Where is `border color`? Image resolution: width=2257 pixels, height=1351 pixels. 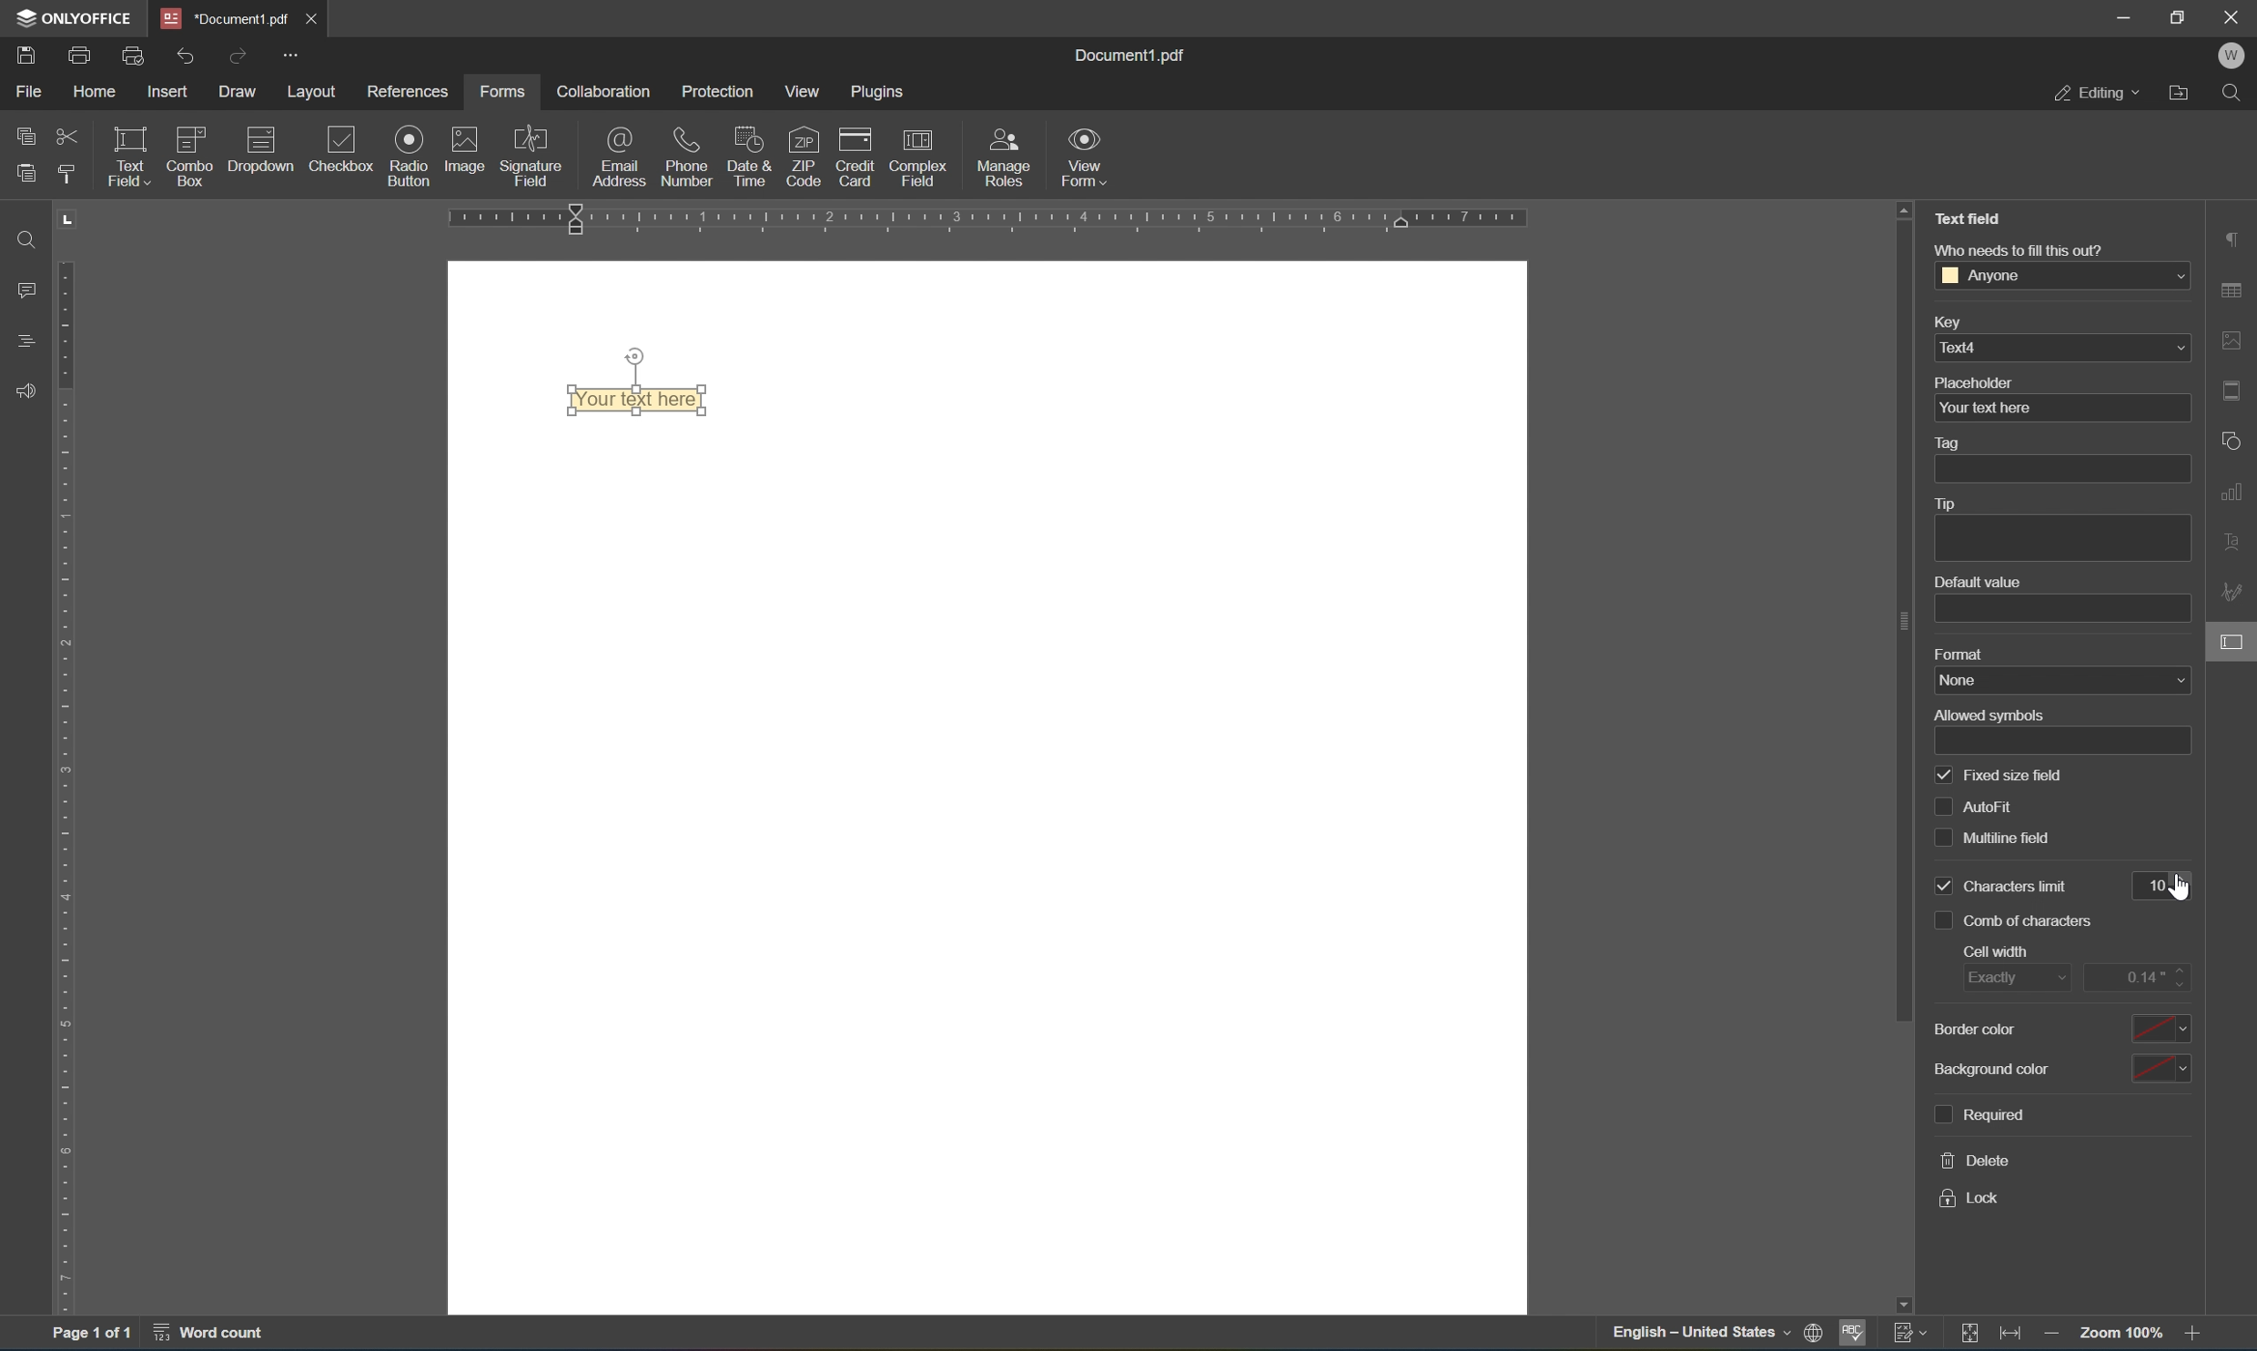 border color is located at coordinates (2060, 1029).